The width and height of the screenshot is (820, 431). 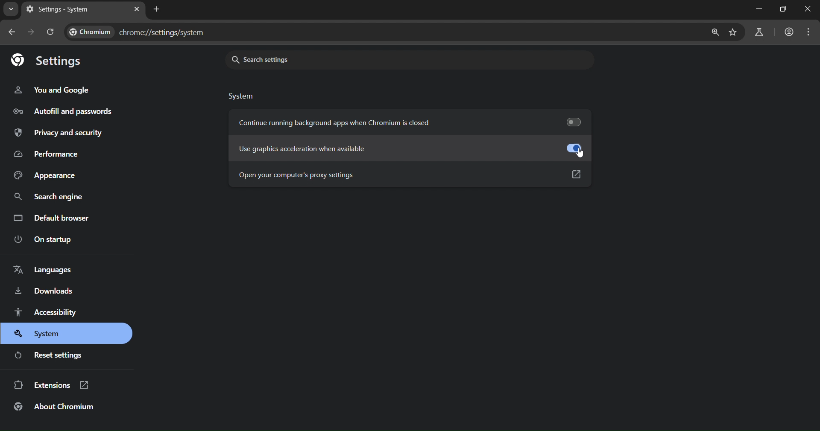 I want to click on new tab, so click(x=138, y=9).